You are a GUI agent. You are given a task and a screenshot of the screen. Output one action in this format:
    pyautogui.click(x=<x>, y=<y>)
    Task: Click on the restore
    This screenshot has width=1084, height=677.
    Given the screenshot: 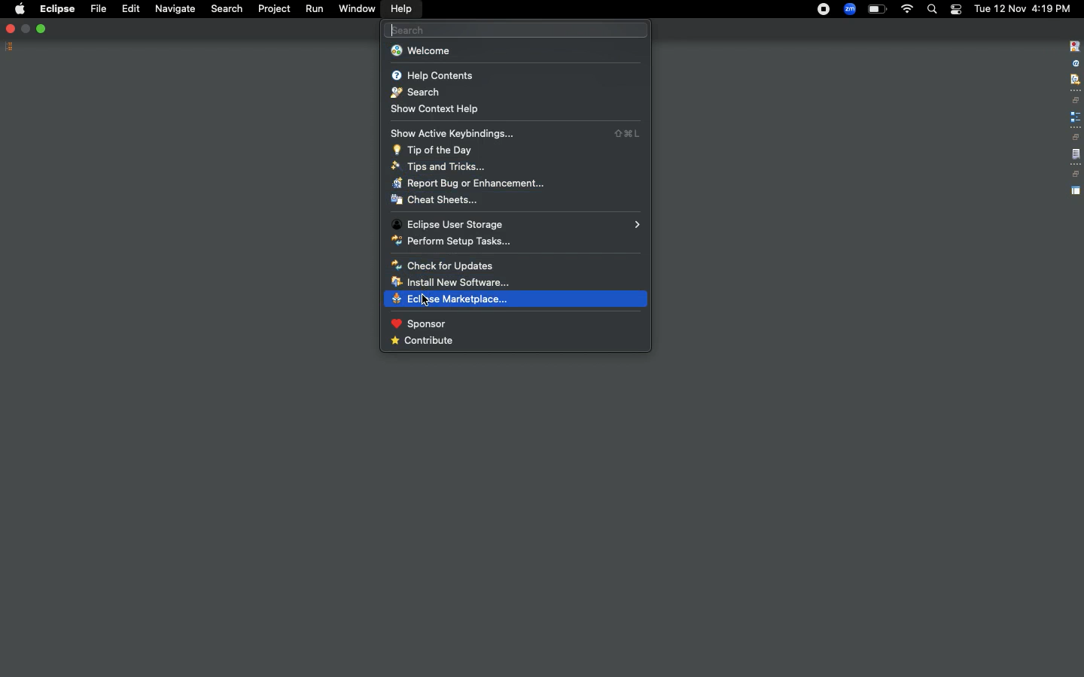 What is the action you would take?
    pyautogui.click(x=1075, y=175)
    